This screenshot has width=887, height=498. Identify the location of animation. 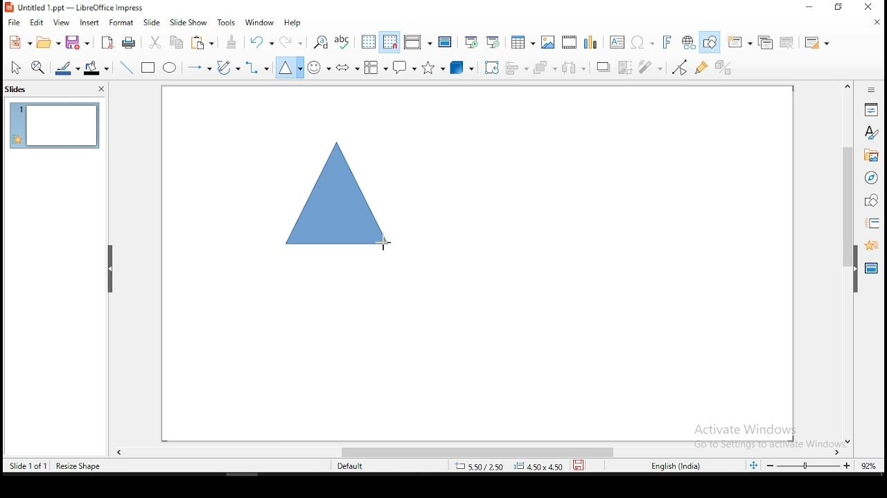
(870, 246).